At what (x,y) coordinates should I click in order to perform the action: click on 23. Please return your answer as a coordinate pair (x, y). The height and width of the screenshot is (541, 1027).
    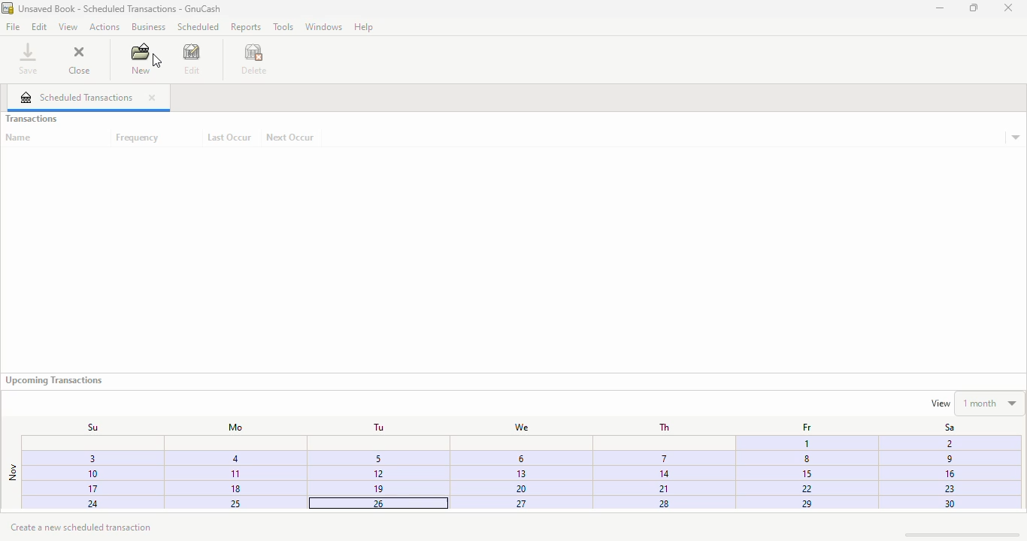
    Looking at the image, I should click on (947, 488).